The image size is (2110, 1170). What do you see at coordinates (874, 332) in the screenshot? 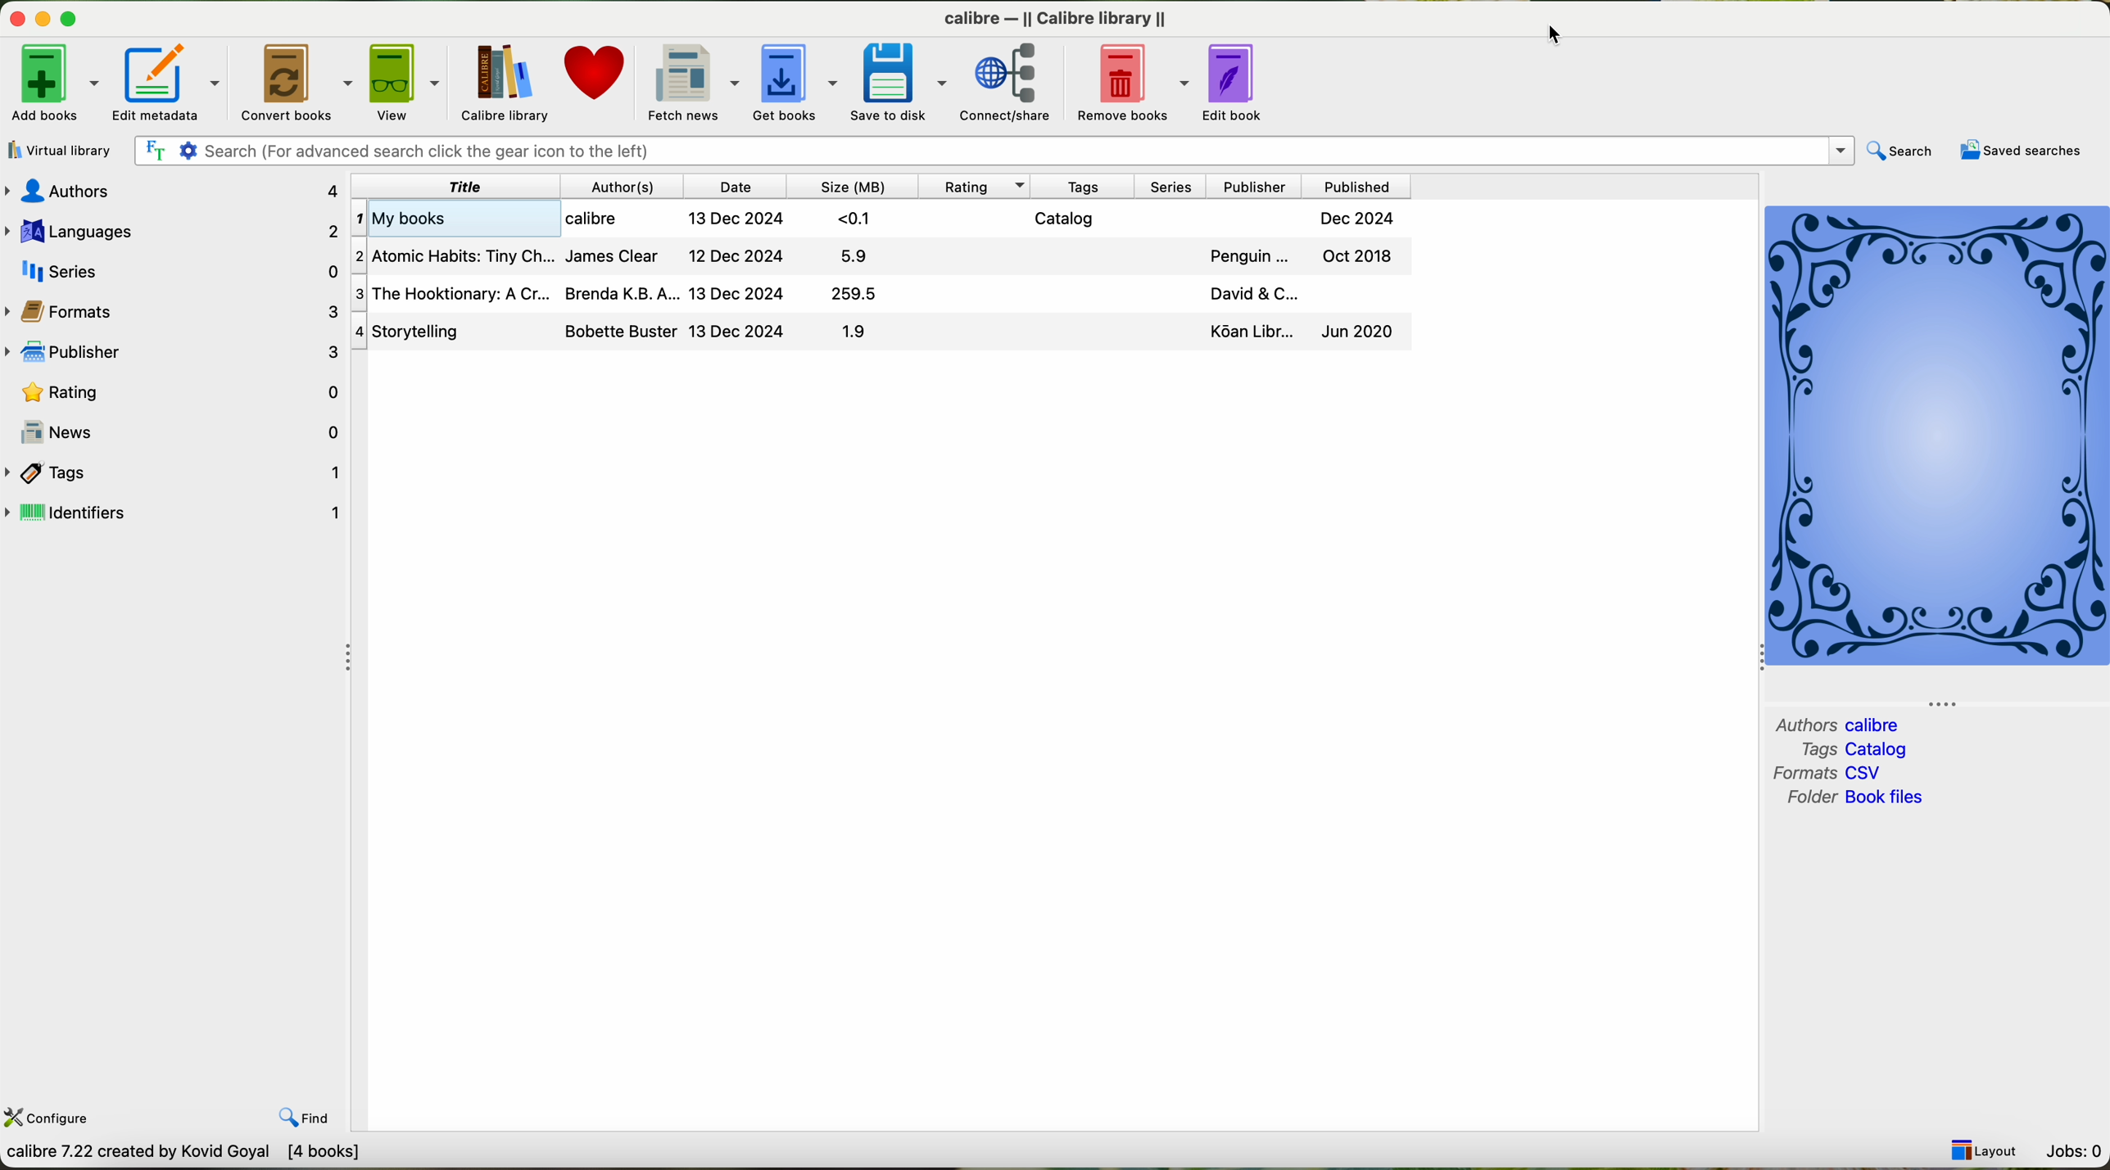
I see `Storytelling book details` at bounding box center [874, 332].